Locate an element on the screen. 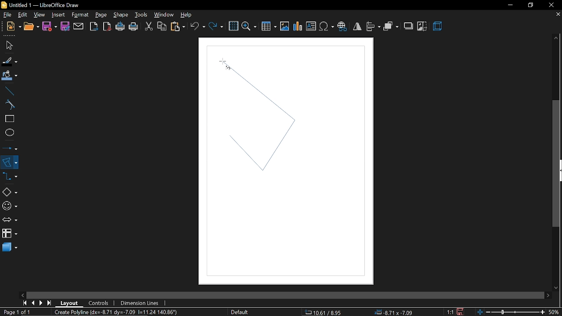  cut  is located at coordinates (148, 25).